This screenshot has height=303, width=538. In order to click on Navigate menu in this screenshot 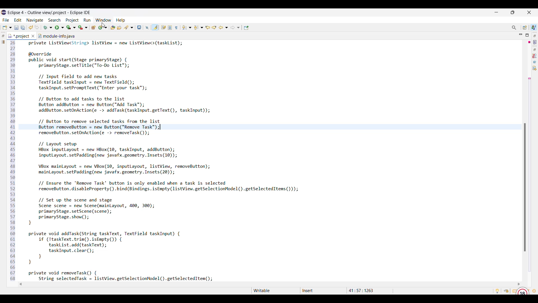, I will do `click(35, 20)`.